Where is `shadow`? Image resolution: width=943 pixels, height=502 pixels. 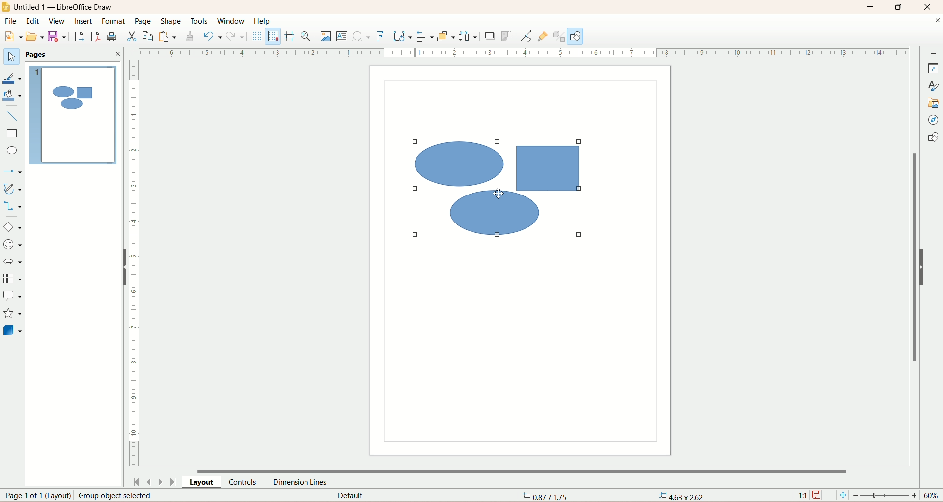
shadow is located at coordinates (491, 38).